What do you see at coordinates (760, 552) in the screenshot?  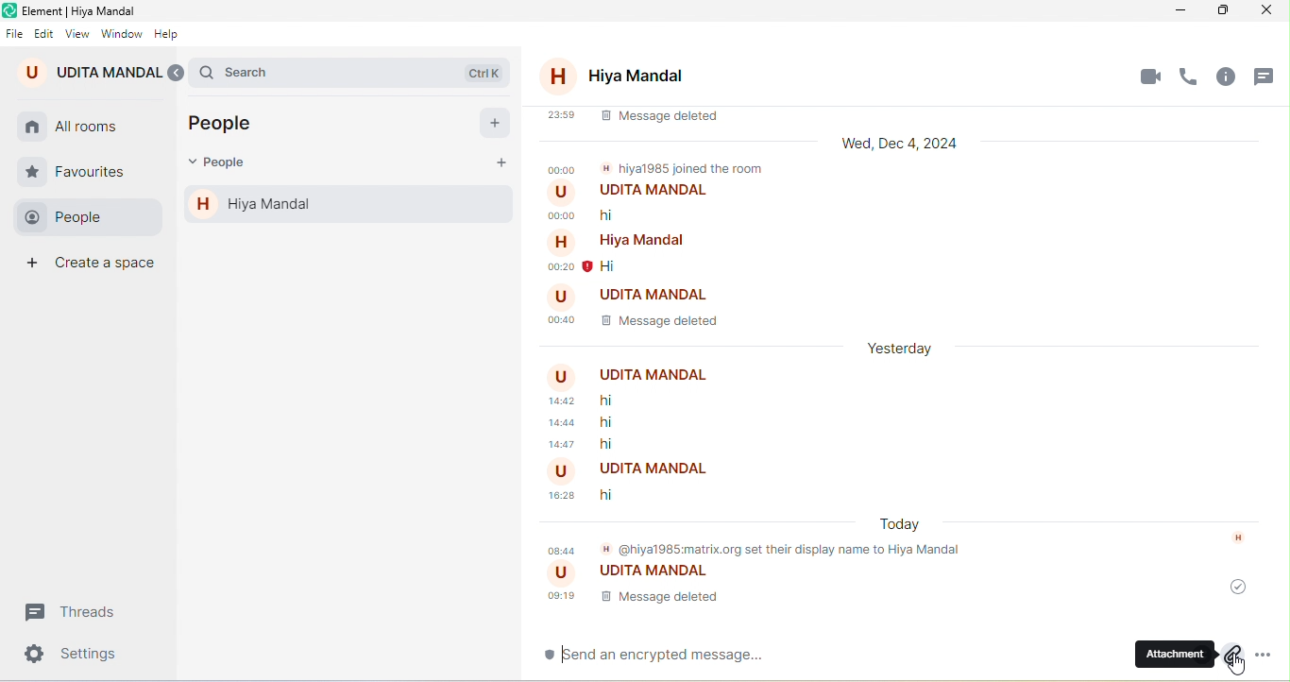 I see `@hiya1985matrix.org set their display name to hiya mandal` at bounding box center [760, 552].